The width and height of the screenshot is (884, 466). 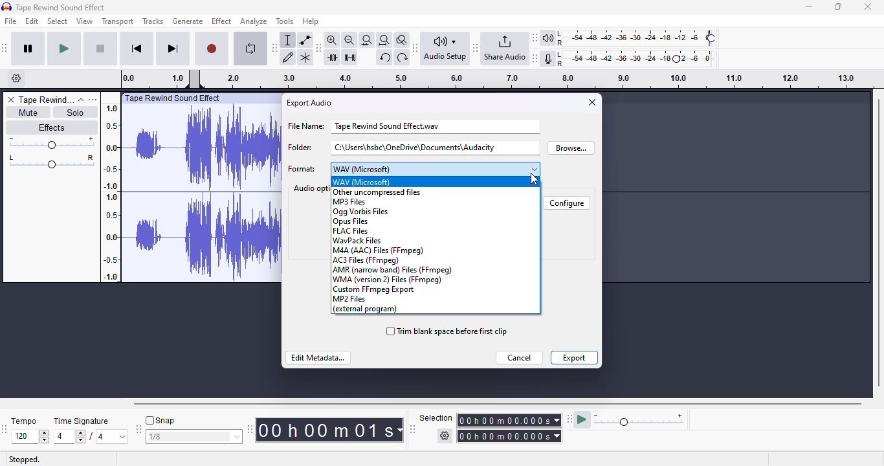 I want to click on draw tool, so click(x=289, y=57).